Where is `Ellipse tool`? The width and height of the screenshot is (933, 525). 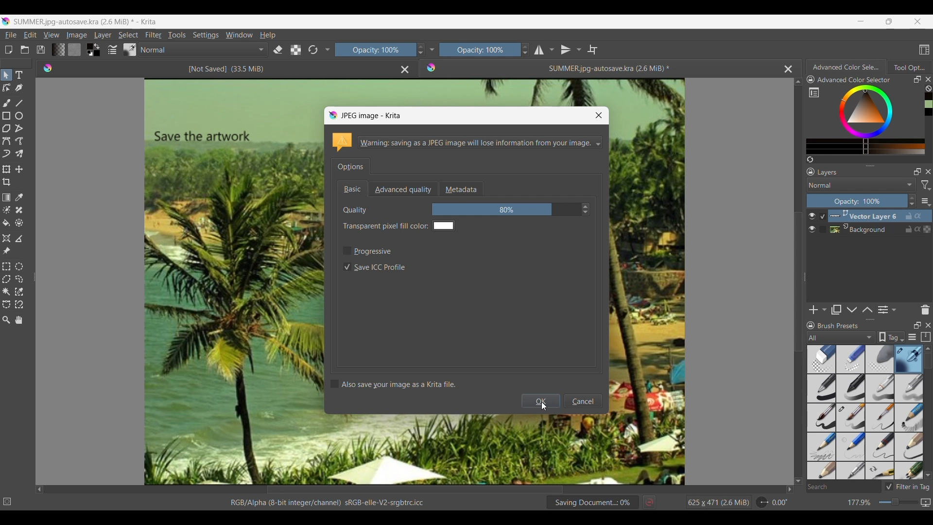 Ellipse tool is located at coordinates (19, 115).